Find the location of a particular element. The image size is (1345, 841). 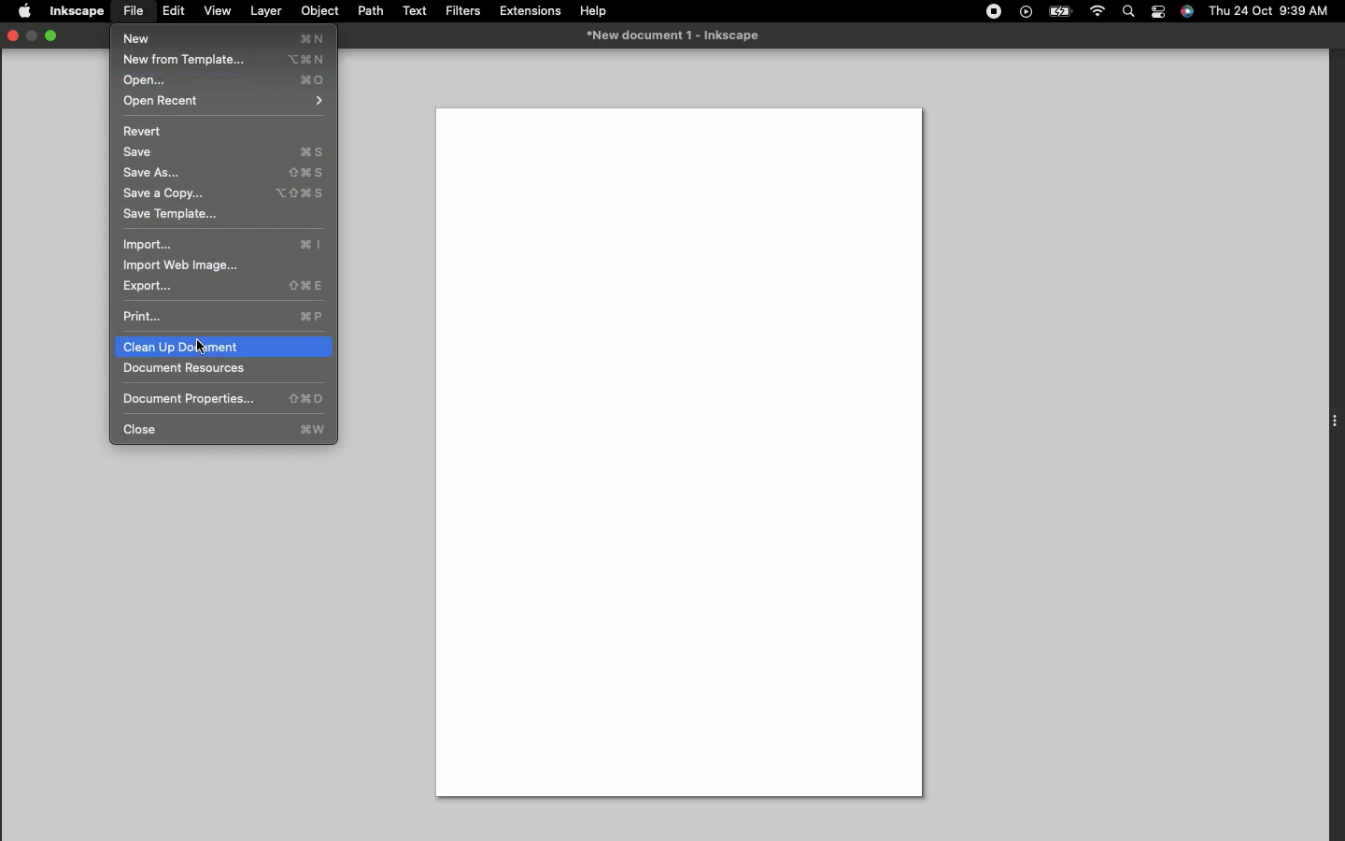

Extensions is located at coordinates (530, 10).